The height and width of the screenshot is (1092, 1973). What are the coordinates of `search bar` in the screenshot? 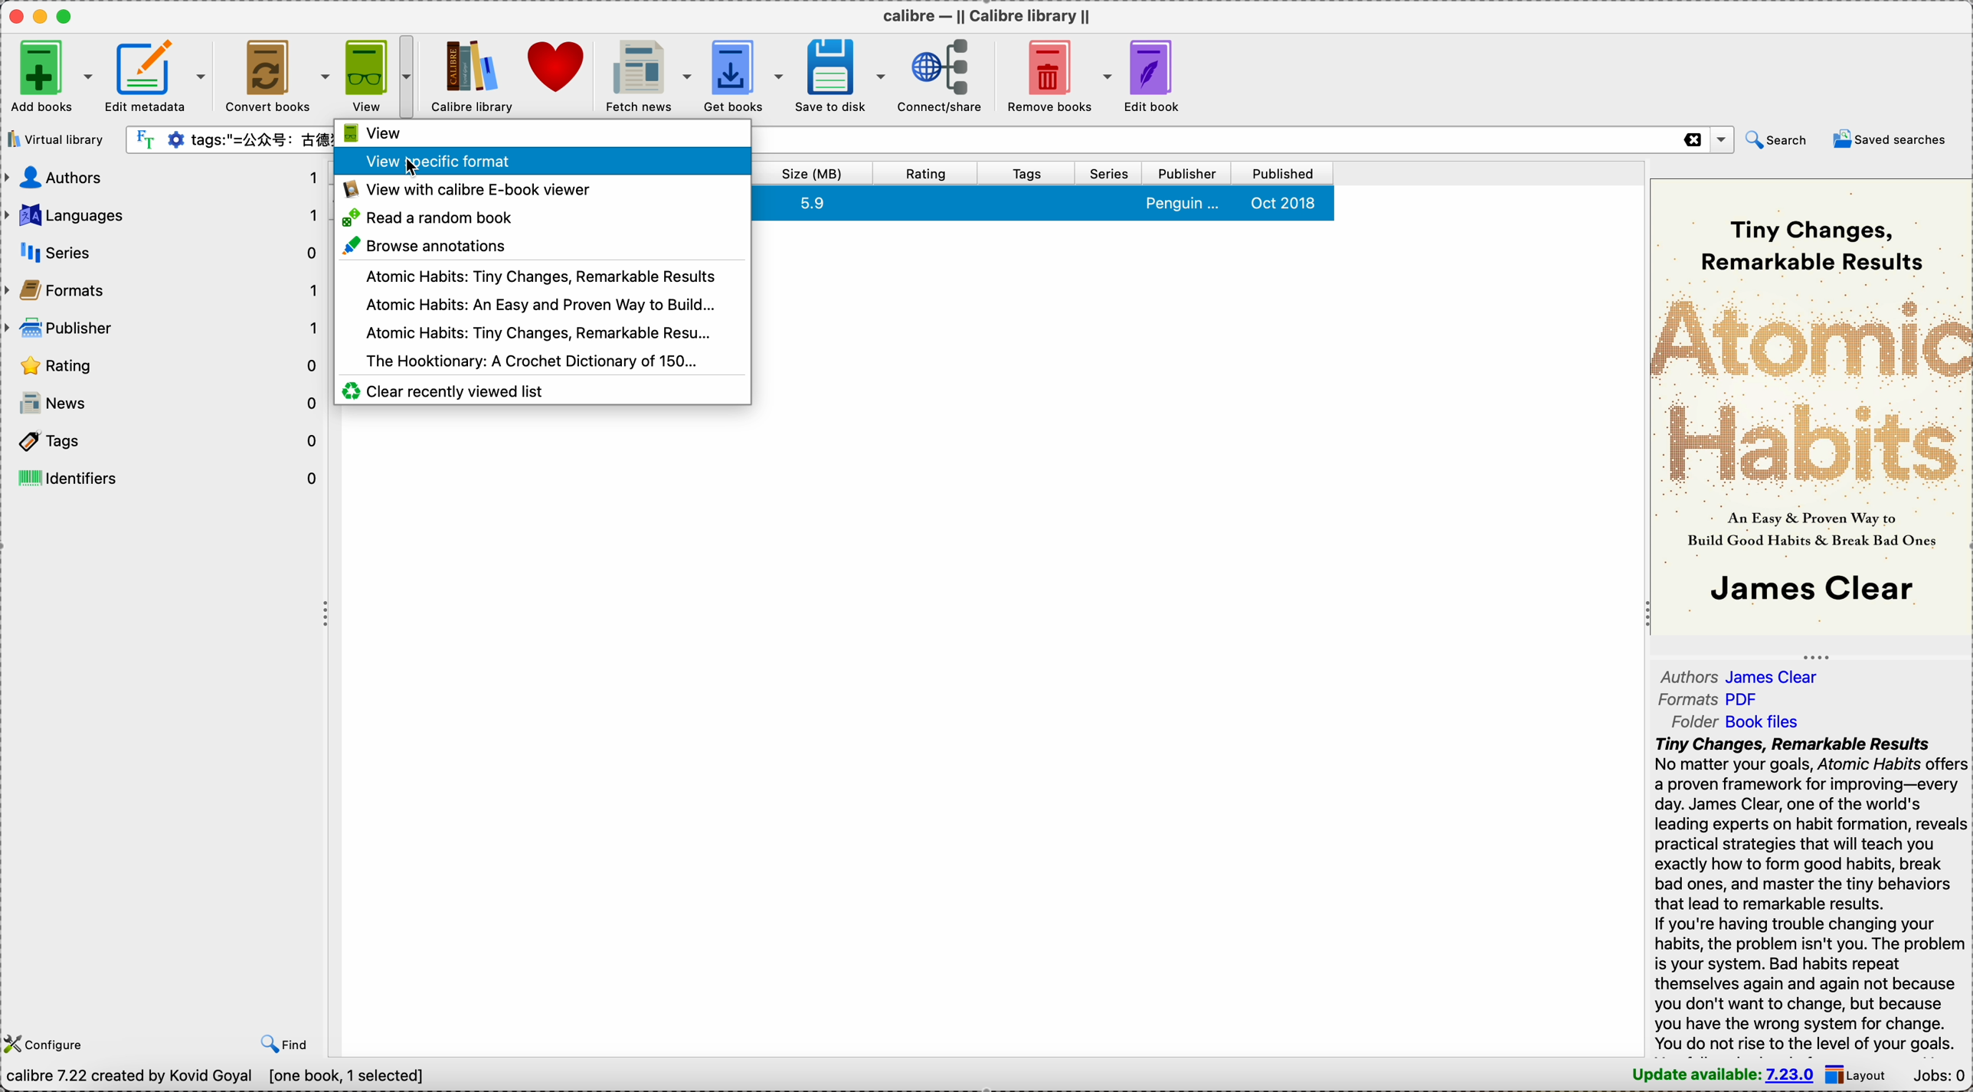 It's located at (1245, 140).